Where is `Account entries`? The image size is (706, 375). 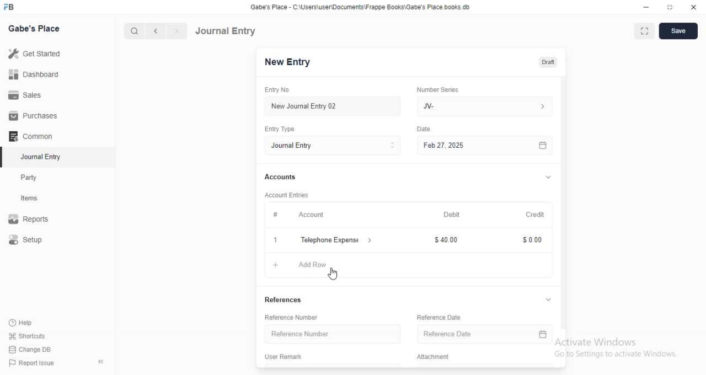
Account entries is located at coordinates (286, 195).